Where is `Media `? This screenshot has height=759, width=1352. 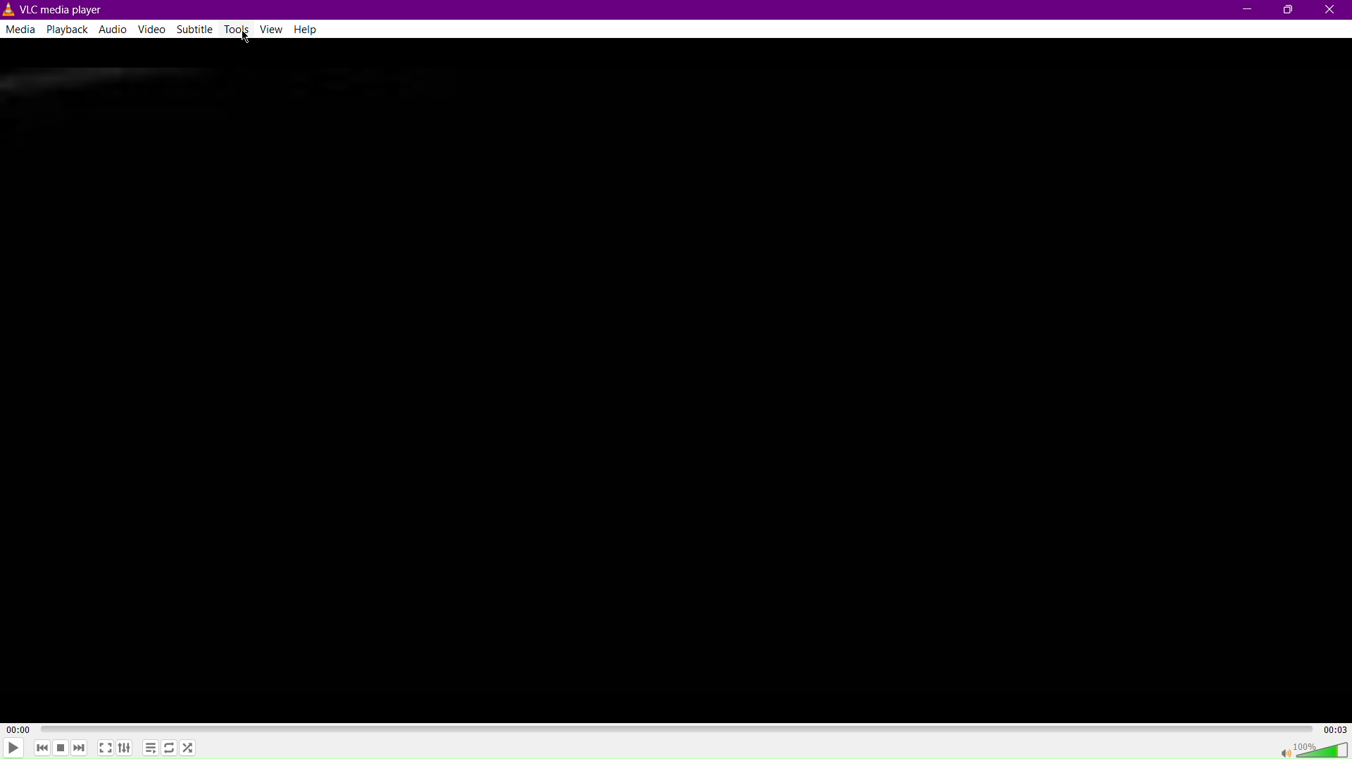 Media  is located at coordinates (21, 31).